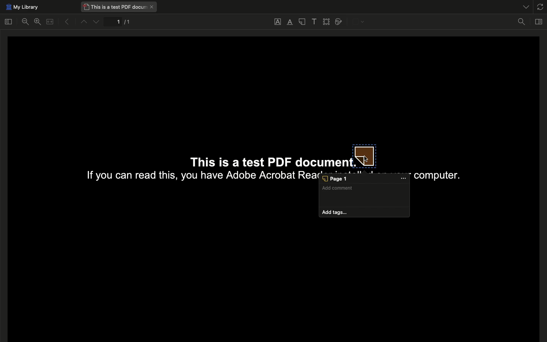  I want to click on Select area, so click(327, 22).